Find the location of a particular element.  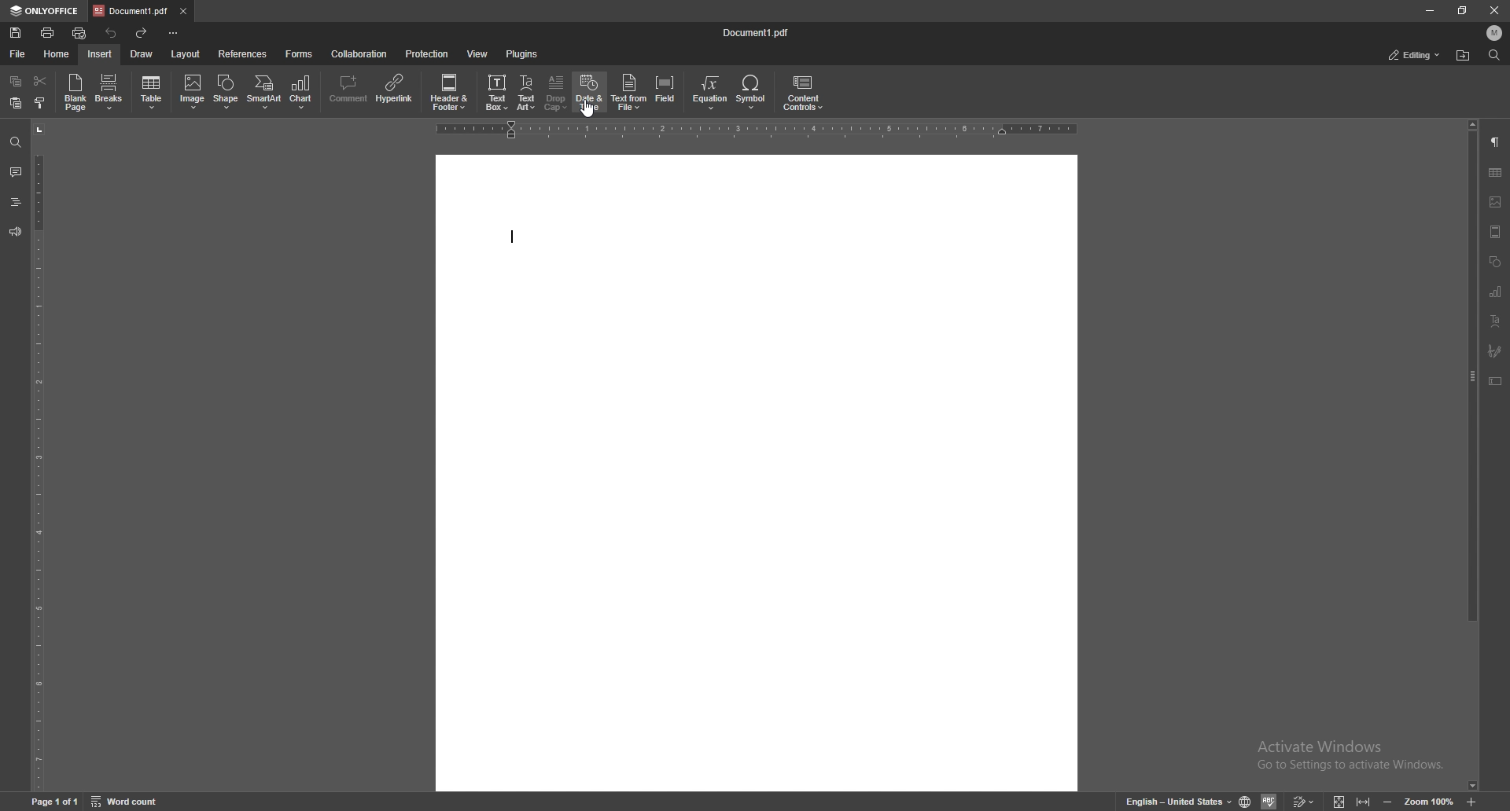

document  is located at coordinates (760, 473).